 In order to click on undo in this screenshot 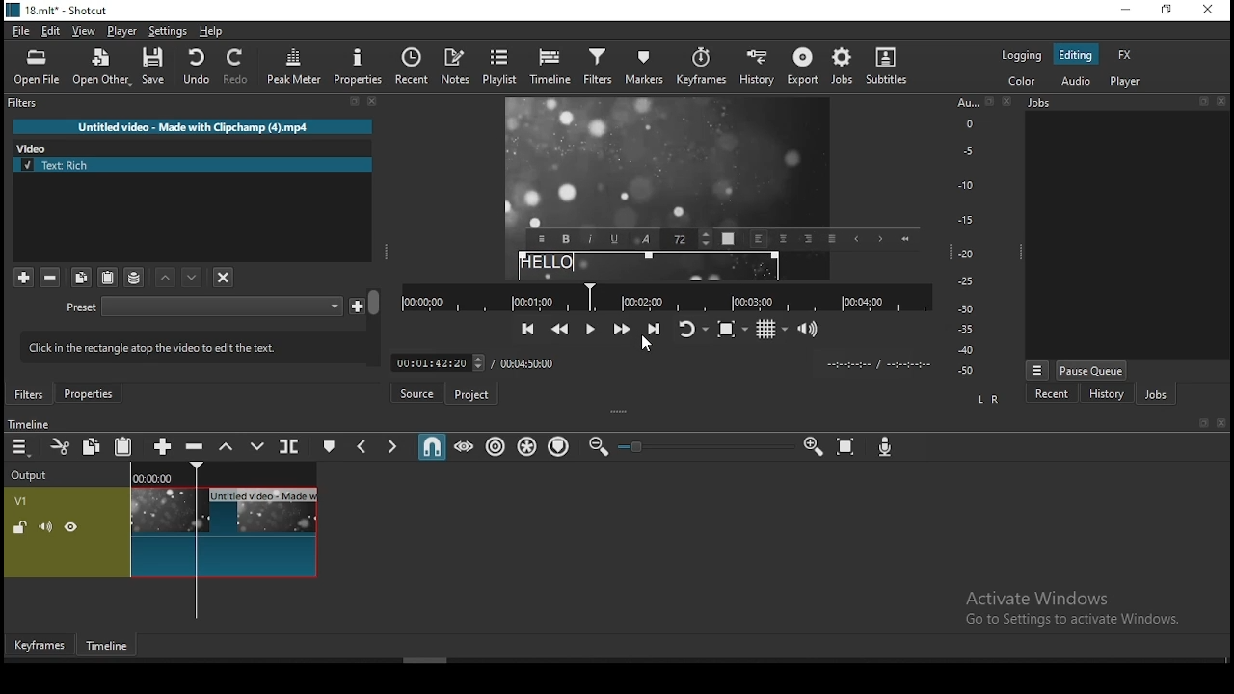, I will do `click(196, 67)`.